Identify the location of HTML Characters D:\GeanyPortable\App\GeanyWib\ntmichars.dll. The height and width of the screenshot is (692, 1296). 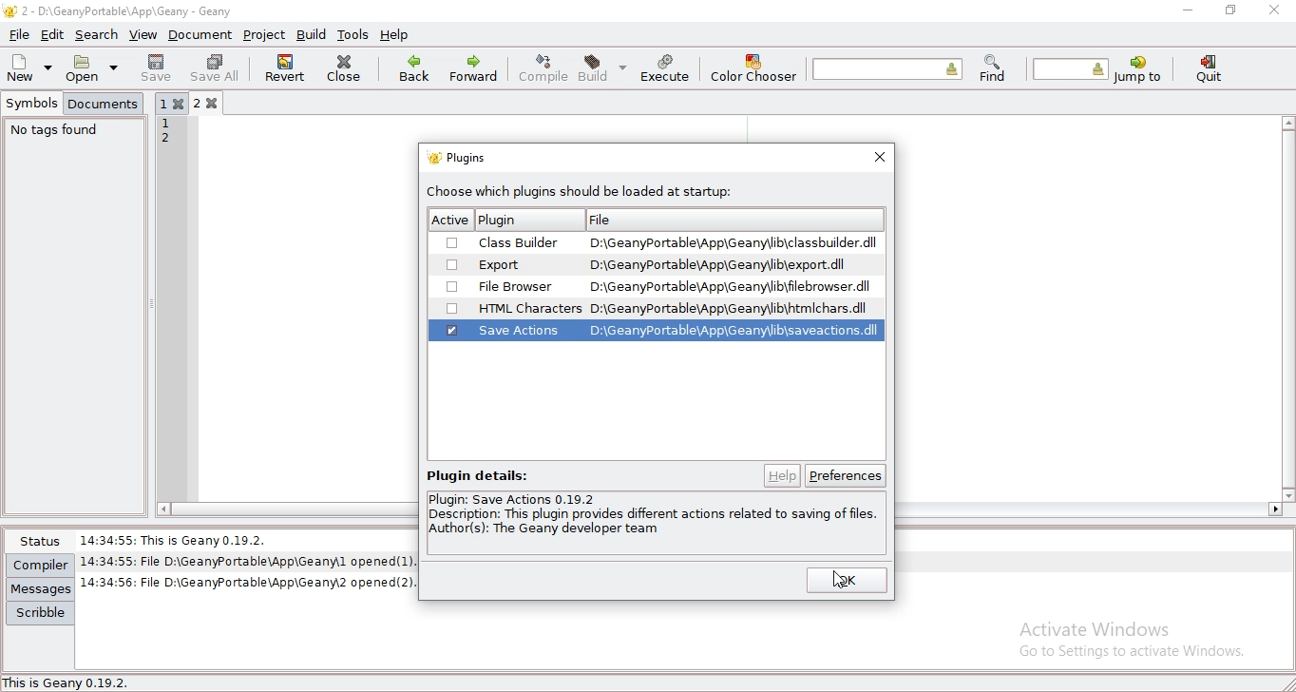
(658, 311).